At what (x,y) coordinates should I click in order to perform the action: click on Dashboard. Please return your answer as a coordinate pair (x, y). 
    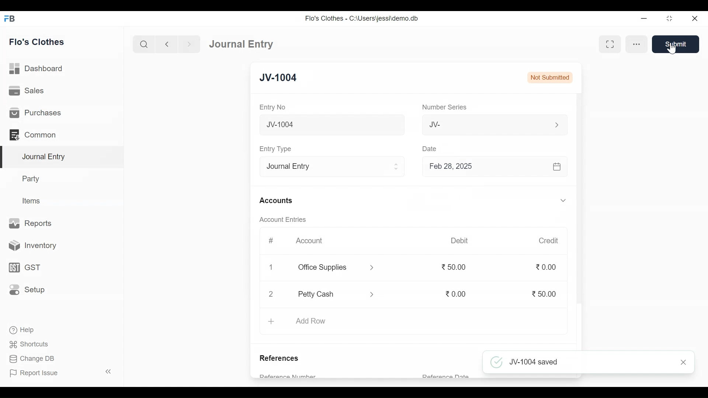
    Looking at the image, I should click on (37, 68).